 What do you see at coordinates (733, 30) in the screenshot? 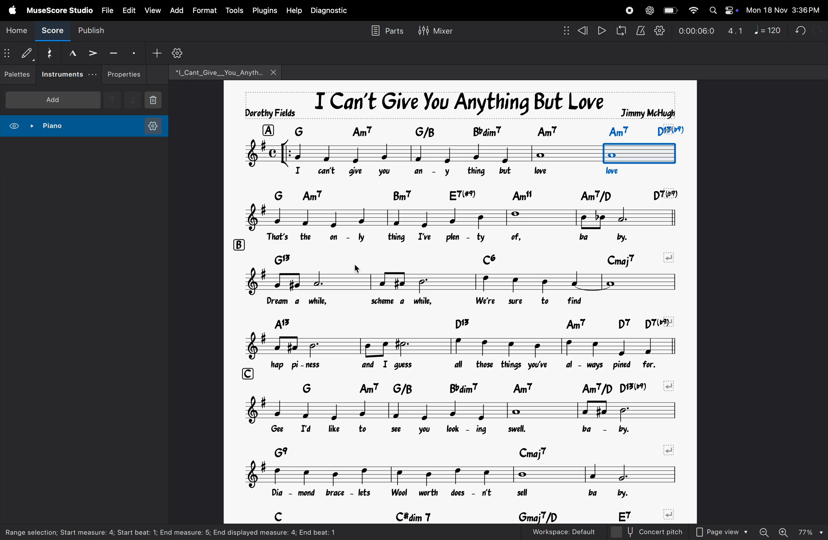
I see `3.1` at bounding box center [733, 30].